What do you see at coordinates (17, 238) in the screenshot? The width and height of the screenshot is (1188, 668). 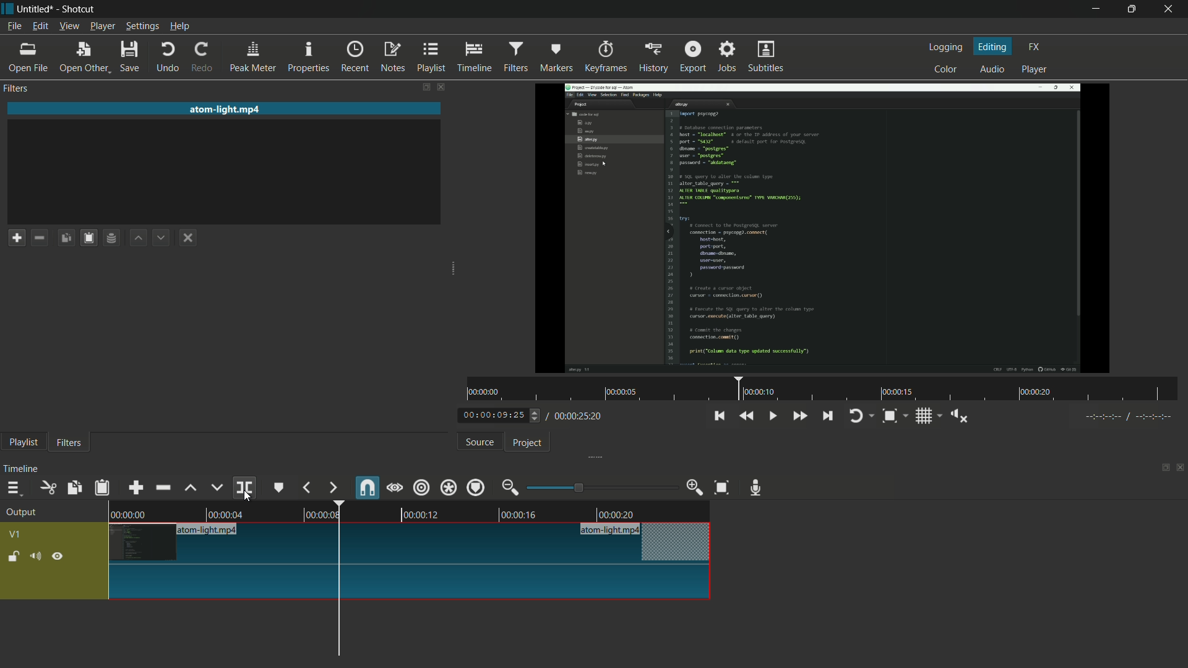 I see `add a filter` at bounding box center [17, 238].